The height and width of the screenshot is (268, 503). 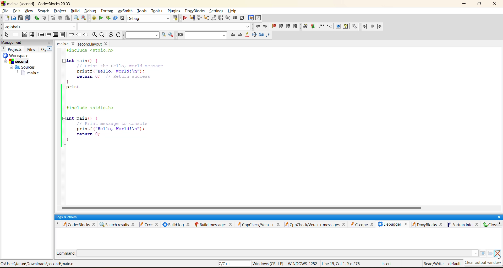 What do you see at coordinates (116, 18) in the screenshot?
I see `rebuild` at bounding box center [116, 18].